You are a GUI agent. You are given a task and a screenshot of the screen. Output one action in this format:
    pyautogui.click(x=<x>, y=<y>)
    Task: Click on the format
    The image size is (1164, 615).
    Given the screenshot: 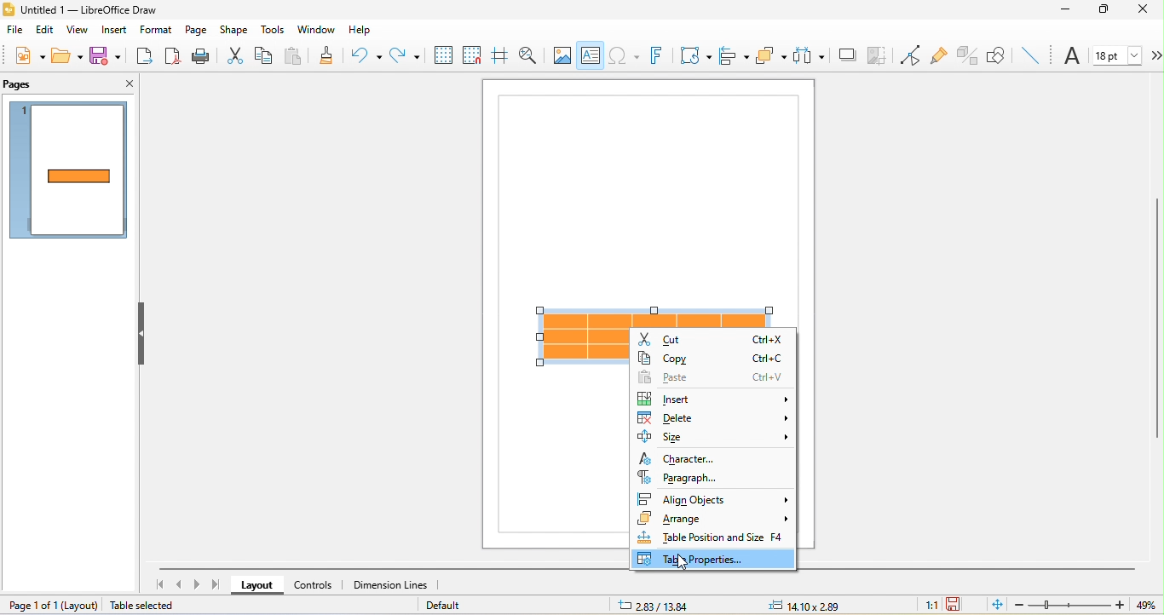 What is the action you would take?
    pyautogui.click(x=158, y=30)
    